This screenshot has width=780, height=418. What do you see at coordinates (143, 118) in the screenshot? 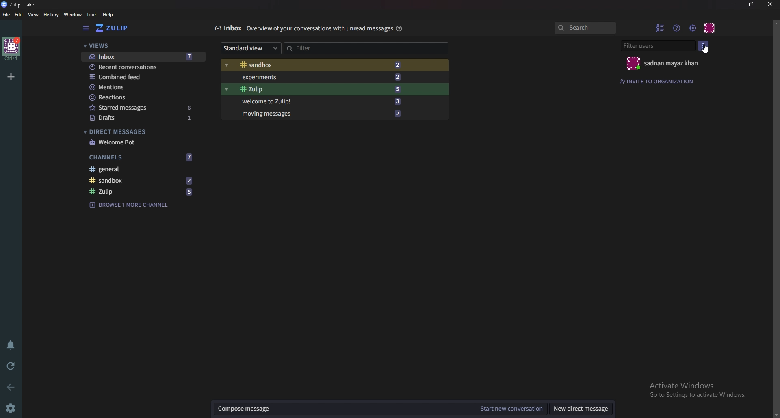
I see `drafts` at bounding box center [143, 118].